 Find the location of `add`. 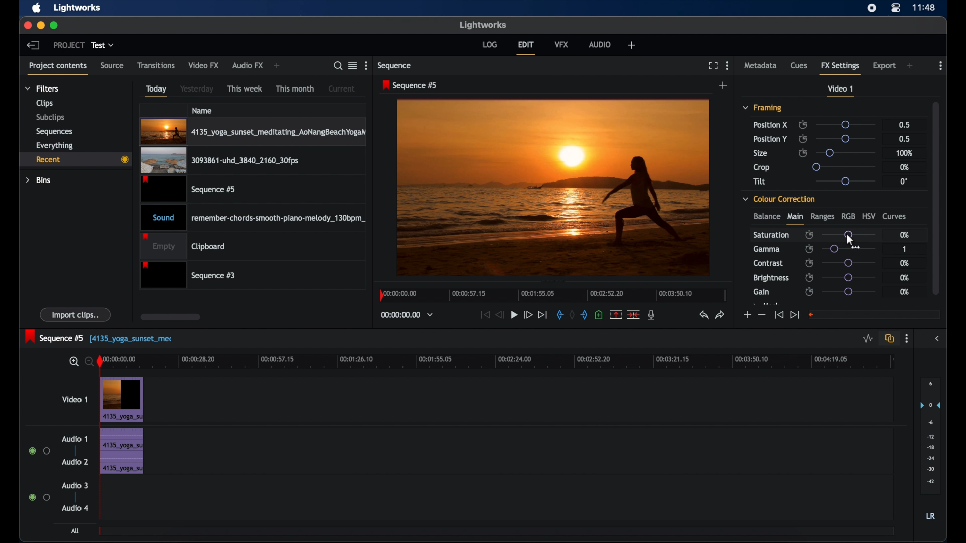

add is located at coordinates (911, 66).